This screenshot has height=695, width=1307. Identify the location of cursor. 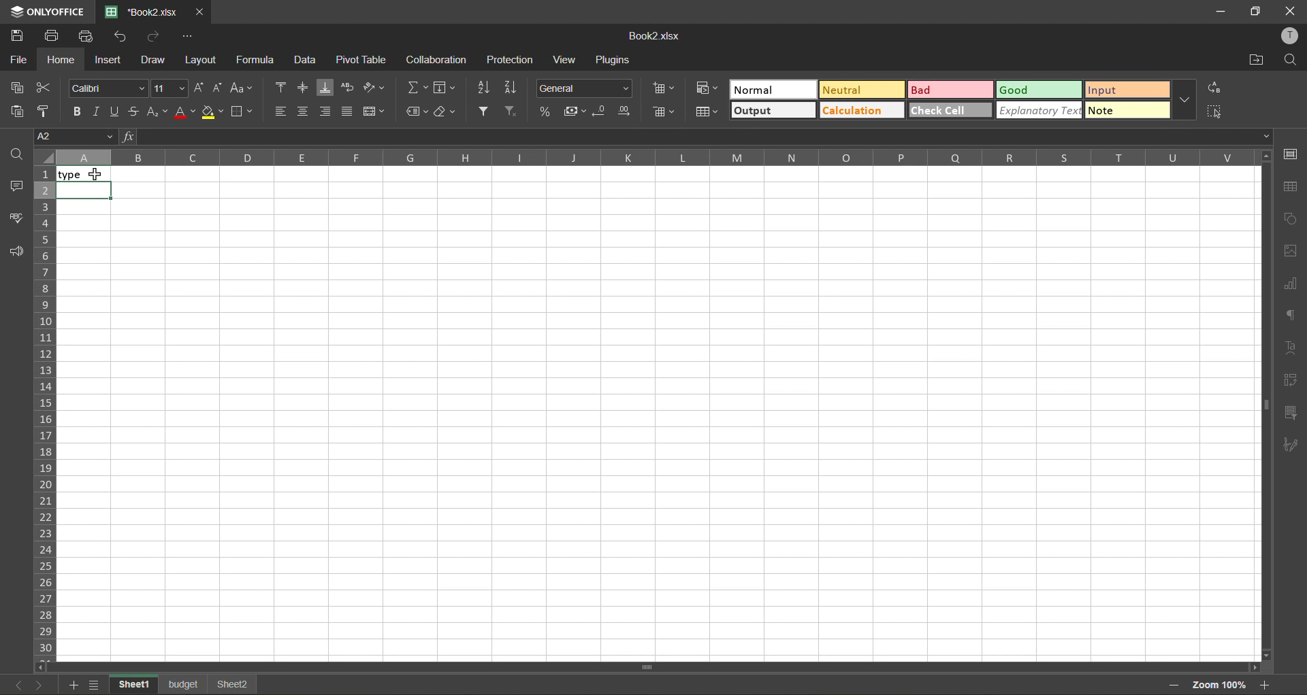
(94, 177).